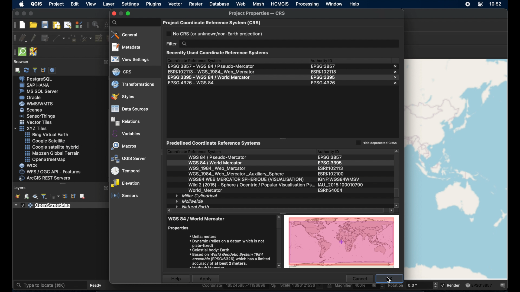 The image size is (520, 292). Describe the element at coordinates (324, 77) in the screenshot. I see `epsg:3395` at that location.